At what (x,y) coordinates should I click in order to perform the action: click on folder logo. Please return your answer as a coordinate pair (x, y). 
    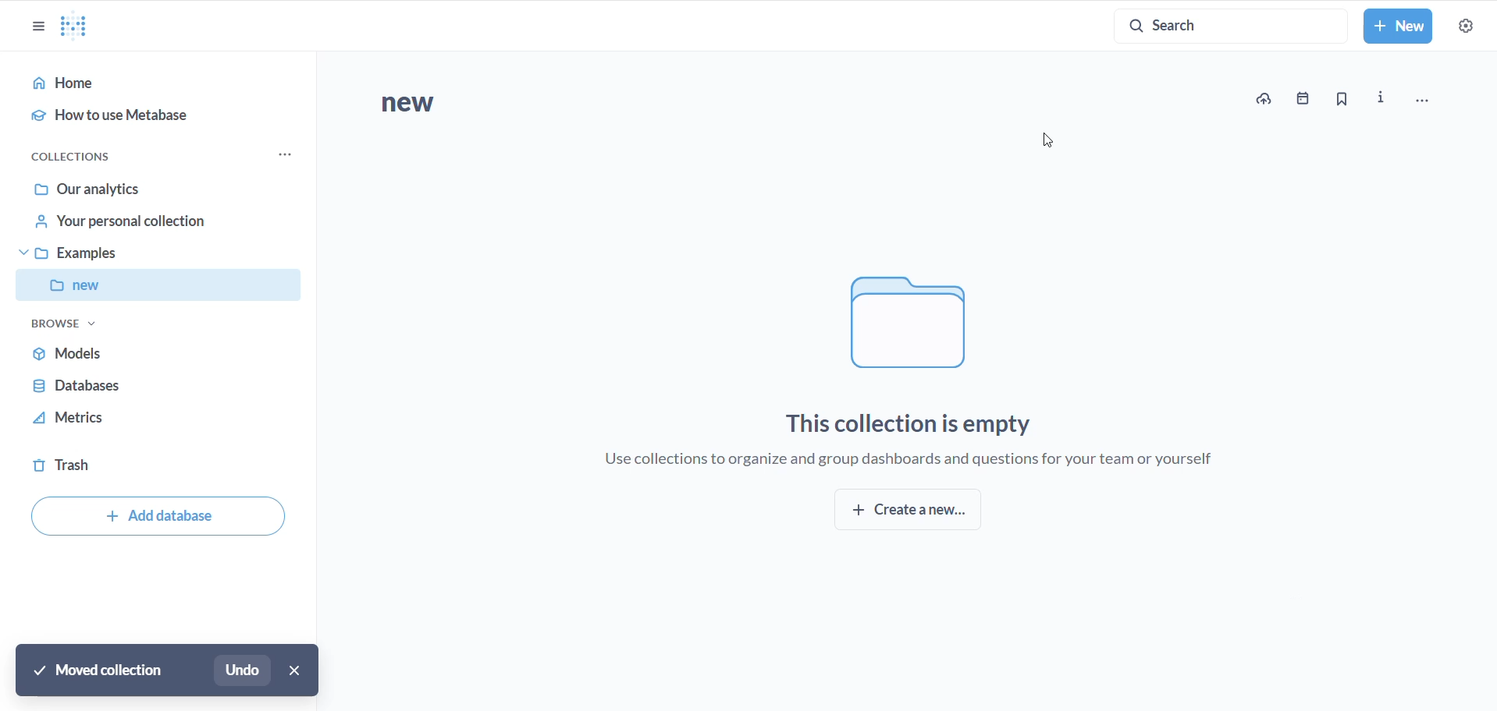
    Looking at the image, I should click on (910, 318).